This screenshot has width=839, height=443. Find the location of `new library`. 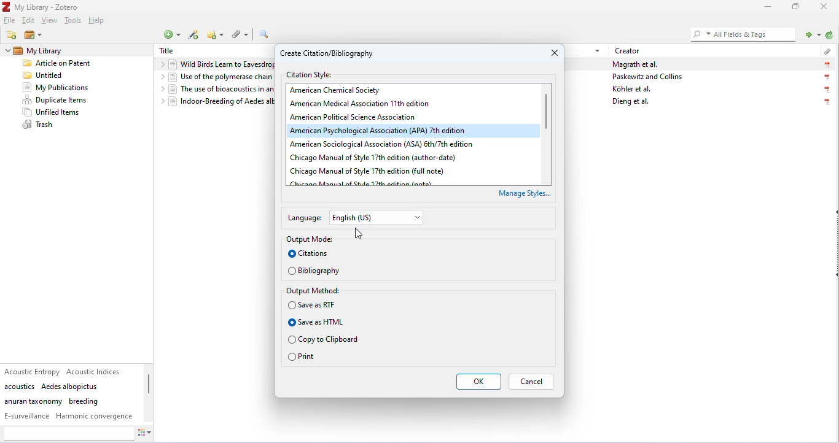

new library is located at coordinates (34, 36).